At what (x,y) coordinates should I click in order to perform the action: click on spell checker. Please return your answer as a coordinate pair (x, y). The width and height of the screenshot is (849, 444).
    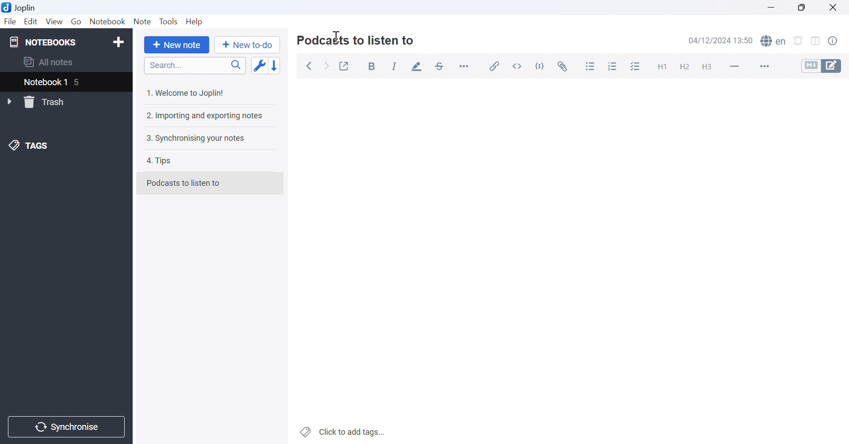
    Looking at the image, I should click on (776, 41).